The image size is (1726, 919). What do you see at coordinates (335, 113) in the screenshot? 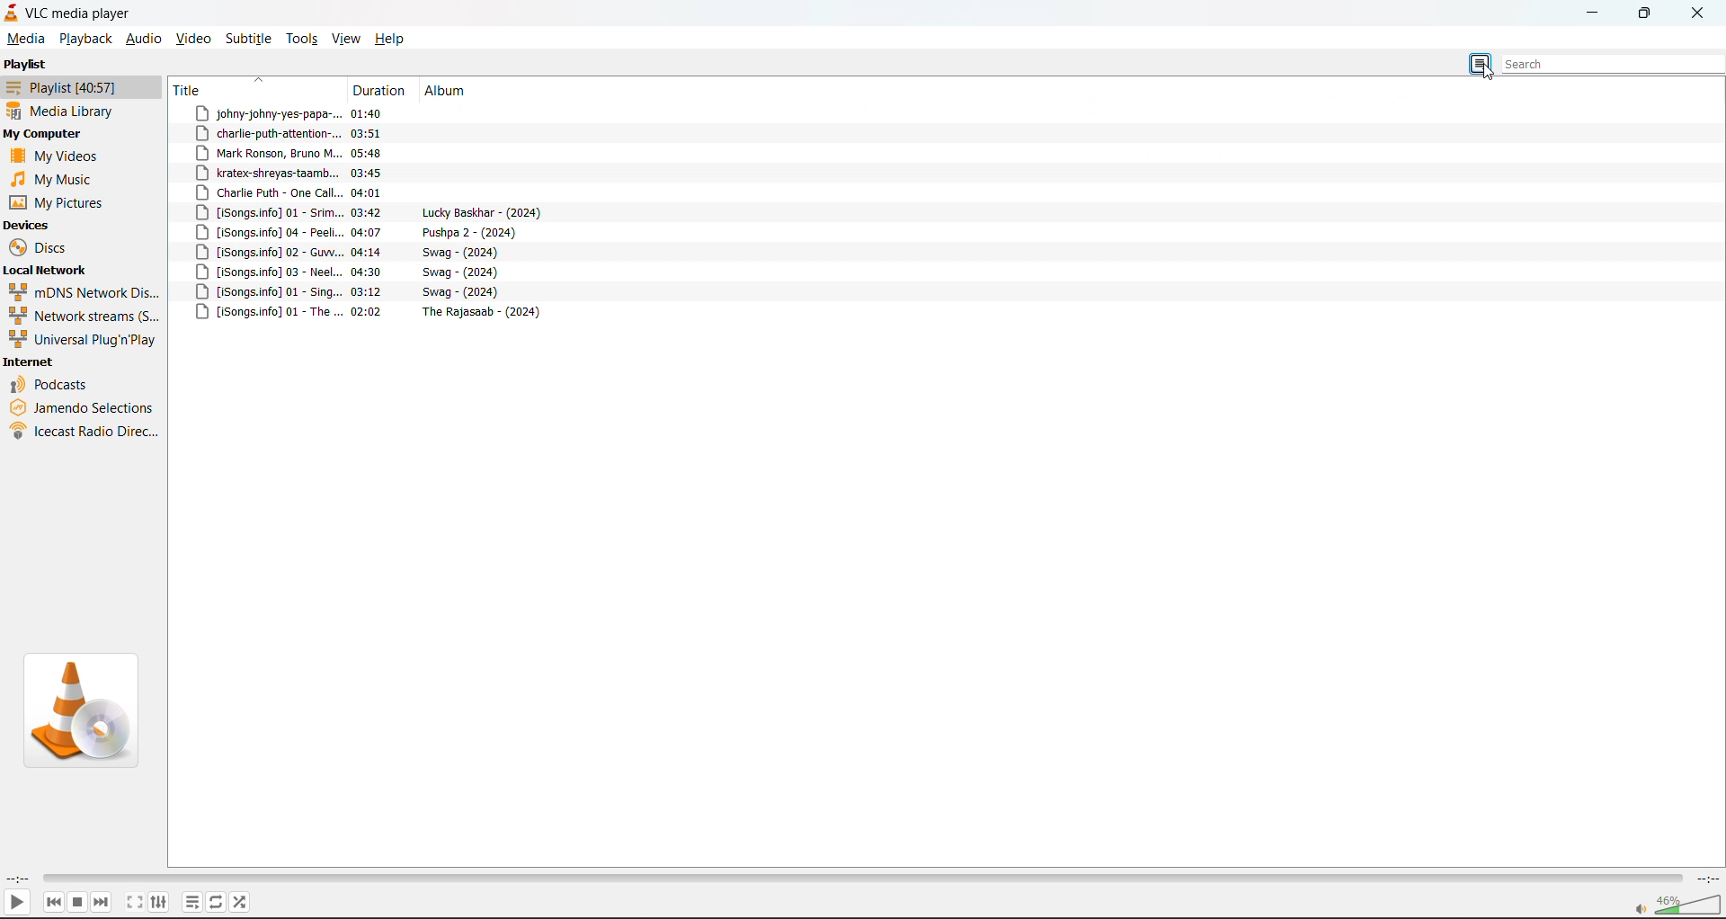
I see `track title with duration and album details` at bounding box center [335, 113].